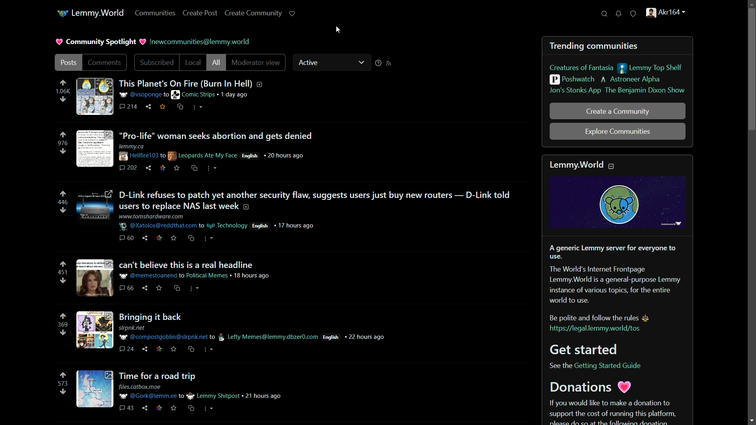  Describe the element at coordinates (63, 100) in the screenshot. I see `downvote` at that location.